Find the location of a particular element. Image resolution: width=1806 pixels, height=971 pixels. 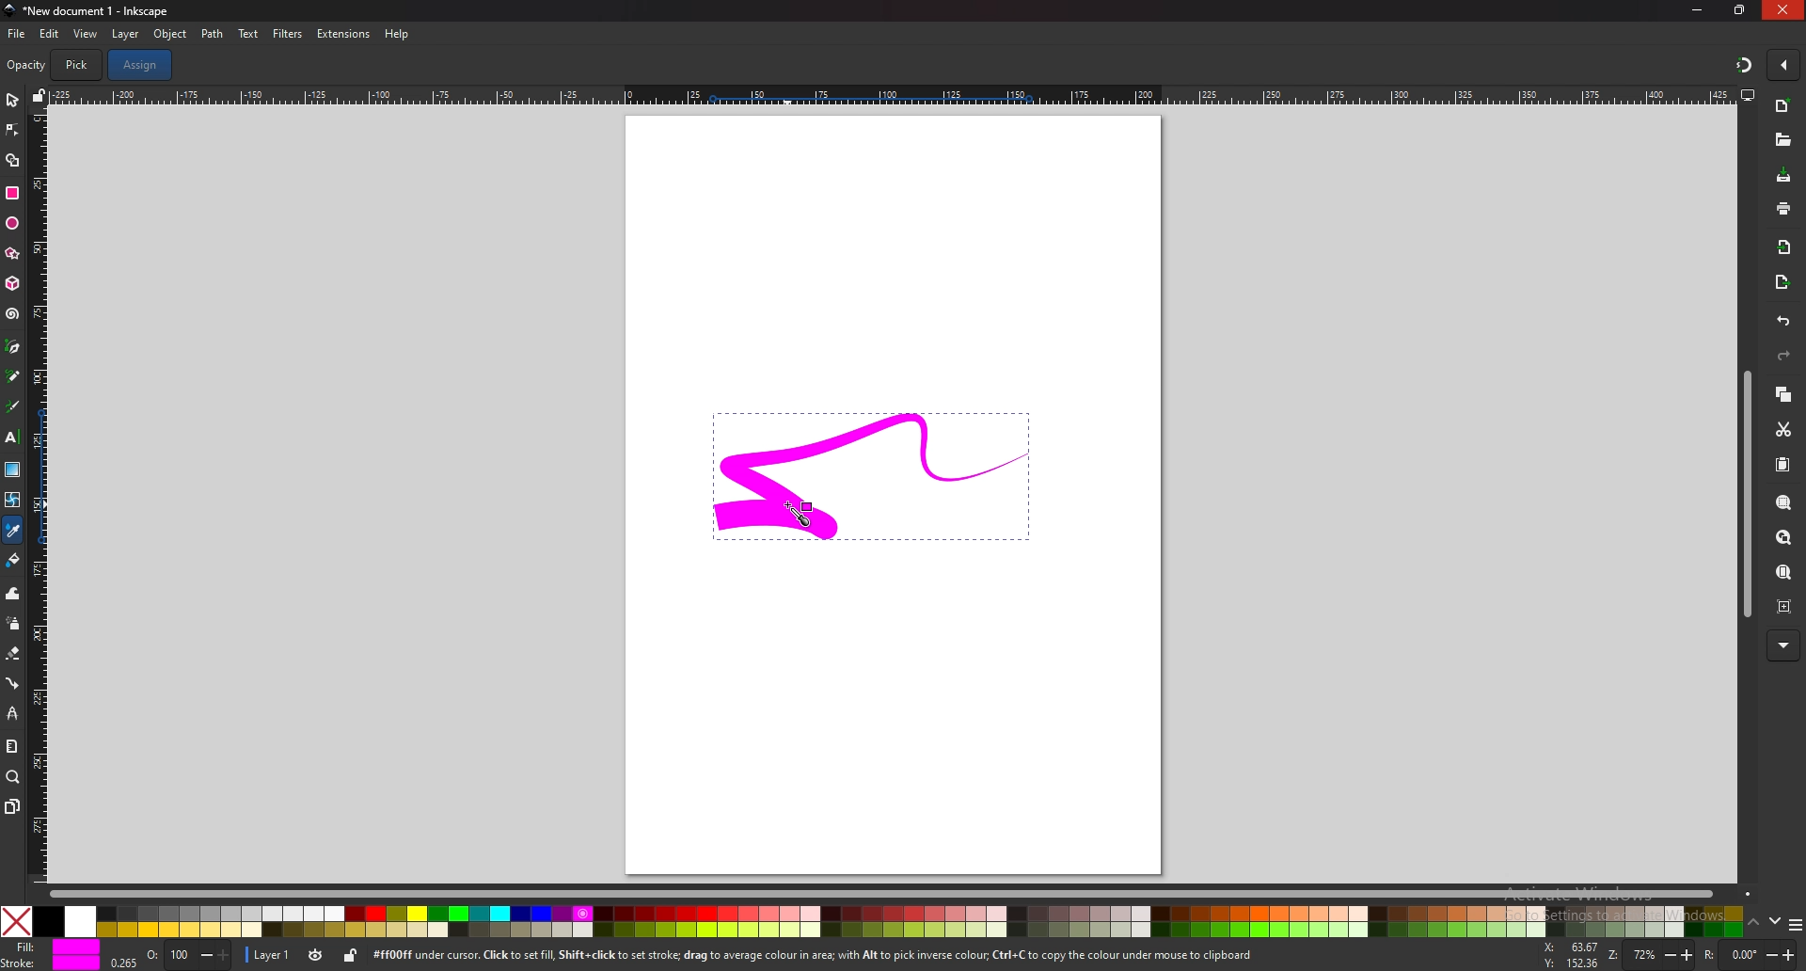

horizontal scale is located at coordinates (889, 94).